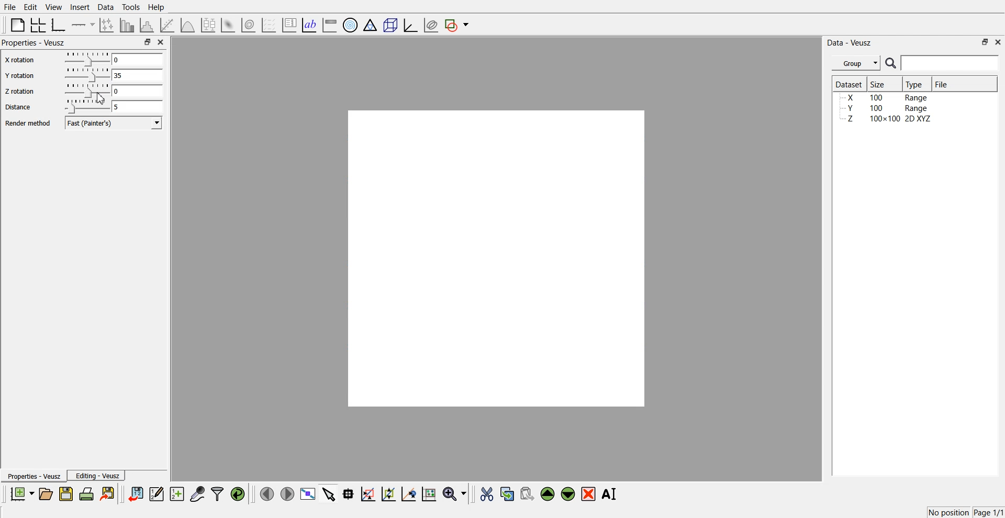  What do you see at coordinates (138, 91) in the screenshot?
I see `0` at bounding box center [138, 91].